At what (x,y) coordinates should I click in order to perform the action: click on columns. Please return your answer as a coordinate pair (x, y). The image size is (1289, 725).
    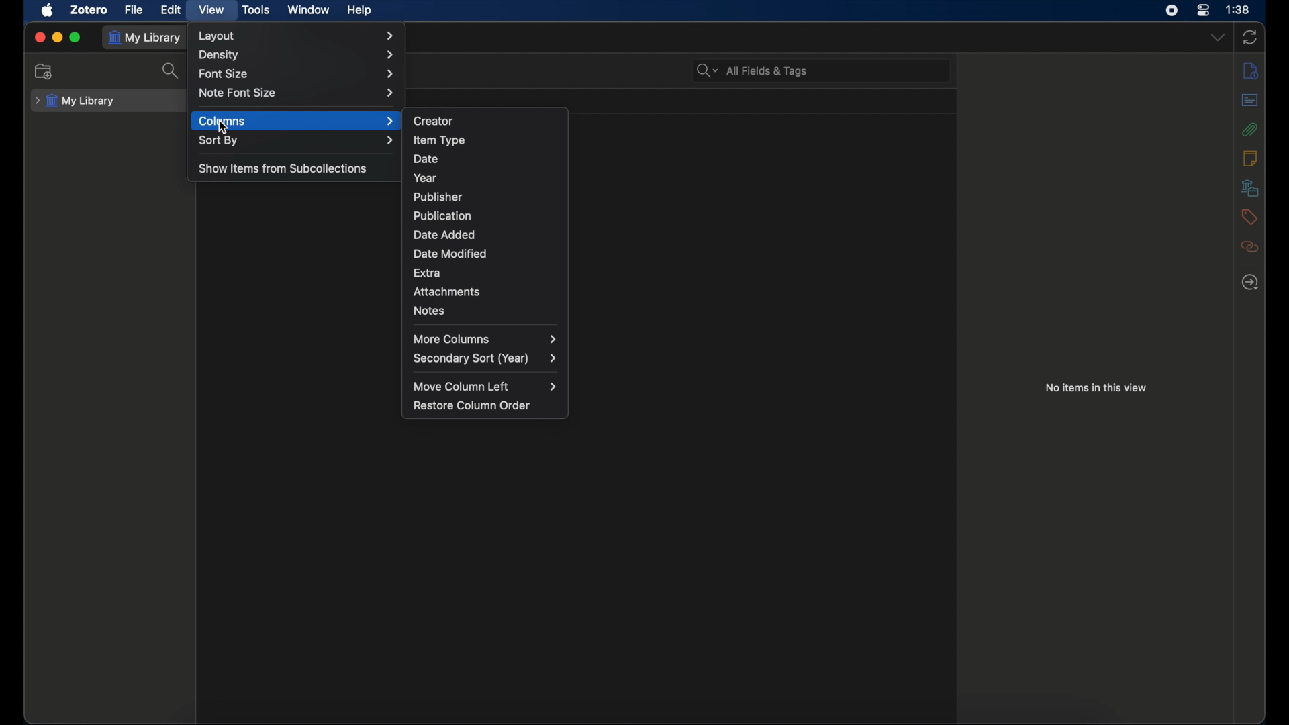
    Looking at the image, I should click on (297, 120).